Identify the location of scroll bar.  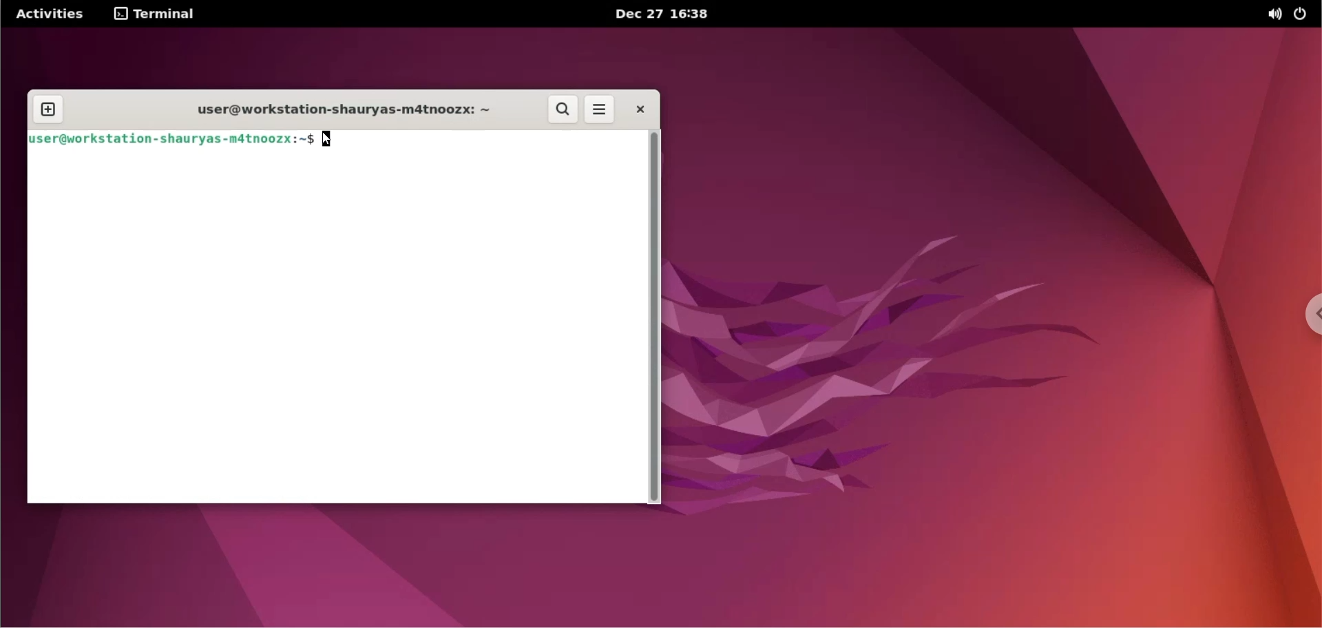
(656, 321).